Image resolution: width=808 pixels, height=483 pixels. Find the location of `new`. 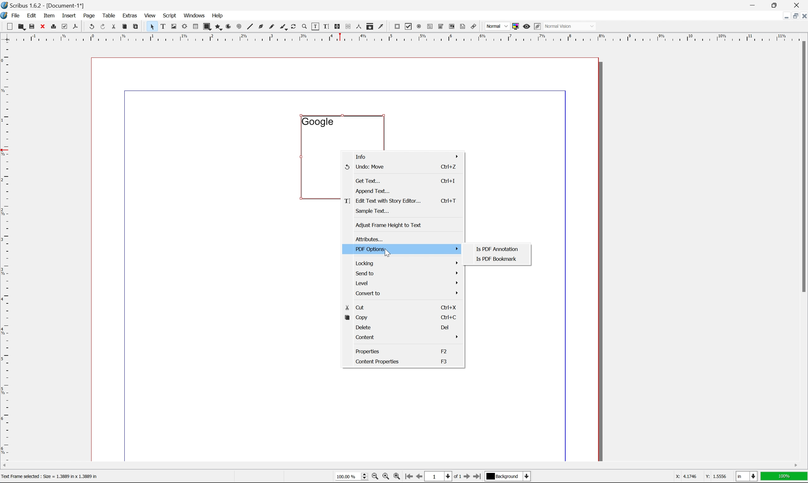

new is located at coordinates (10, 26).